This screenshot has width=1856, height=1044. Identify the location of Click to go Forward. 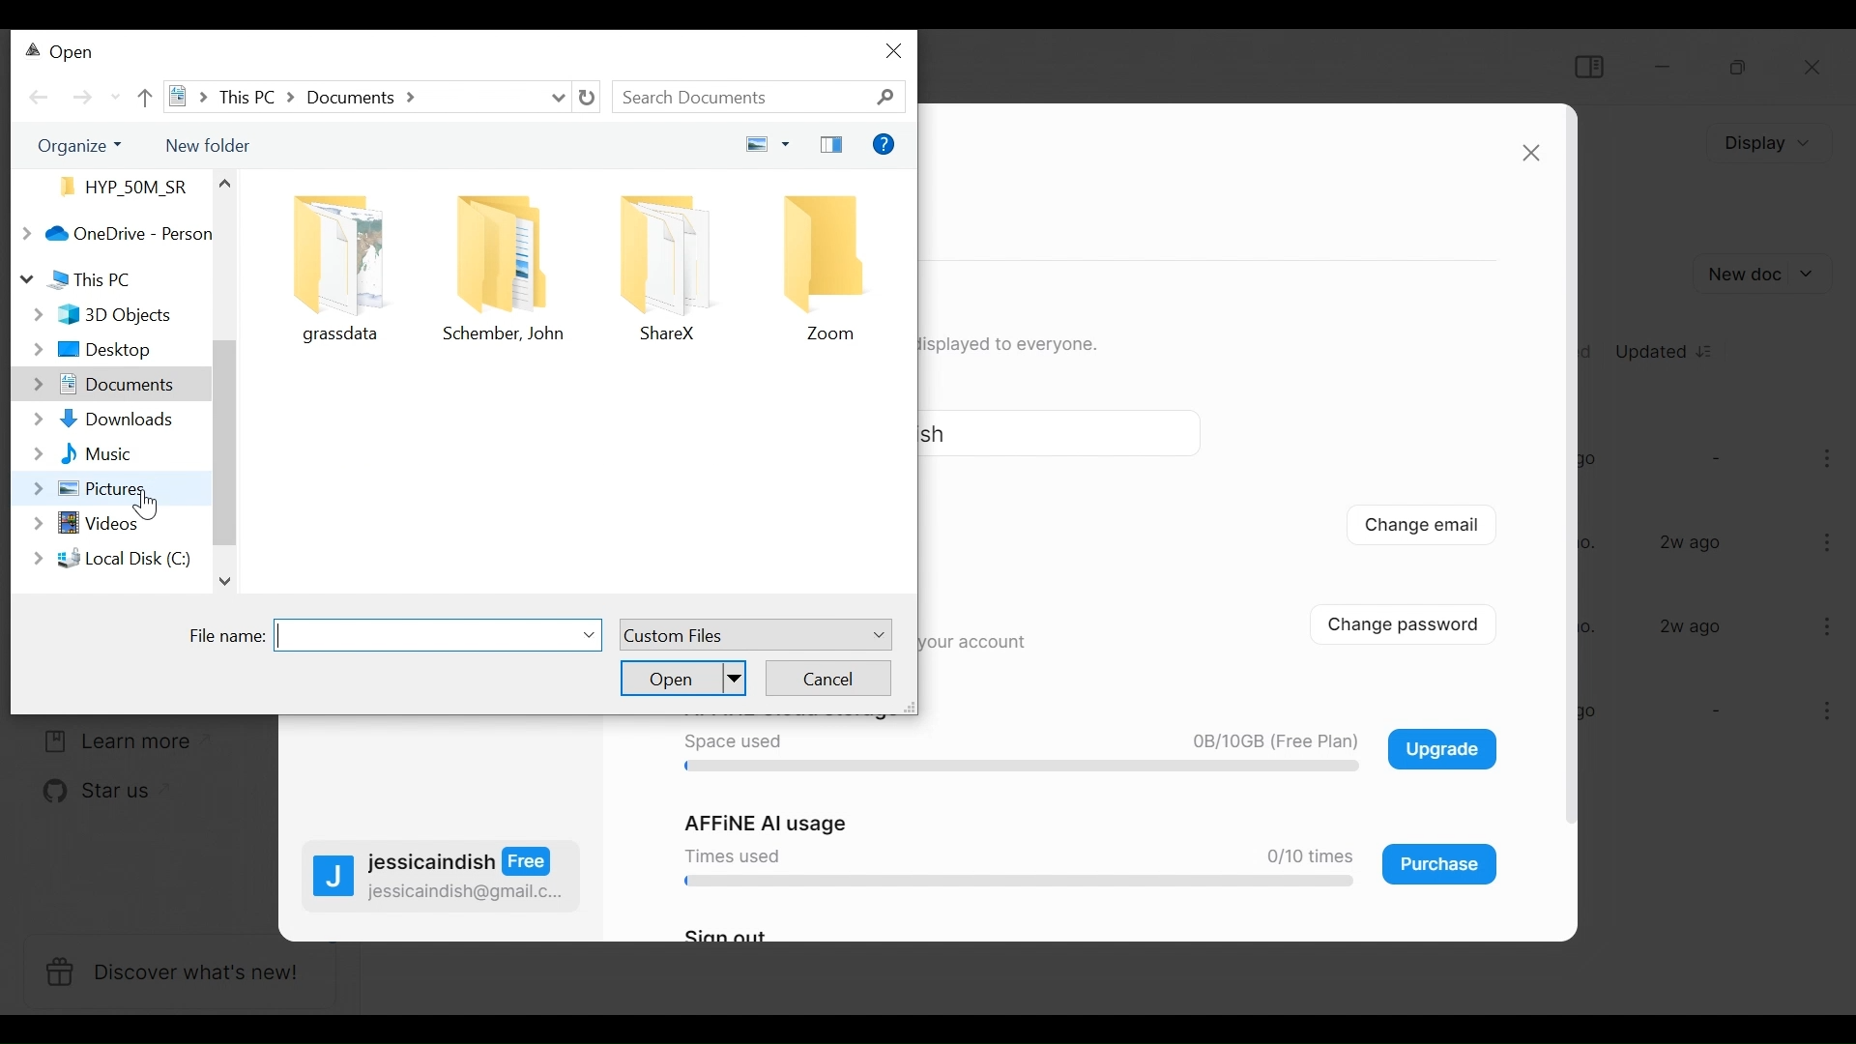
(82, 98).